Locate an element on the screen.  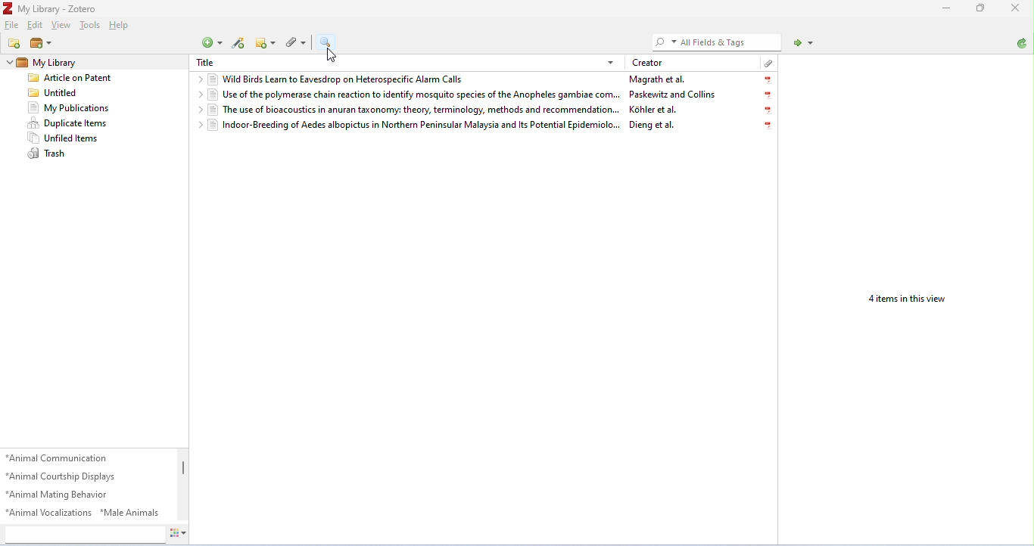
Indoor-Breeding of Aedes albopictus in Northern Peninsular Malaysia and Its Potential Epidemiological Implications is located at coordinates (415, 125).